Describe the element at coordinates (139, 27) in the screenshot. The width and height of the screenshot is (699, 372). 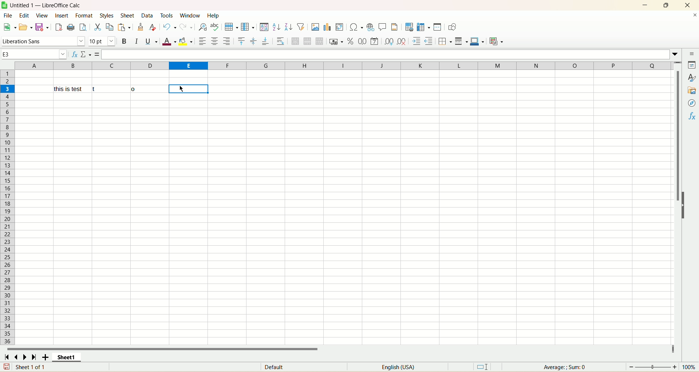
I see `clone formatting` at that location.